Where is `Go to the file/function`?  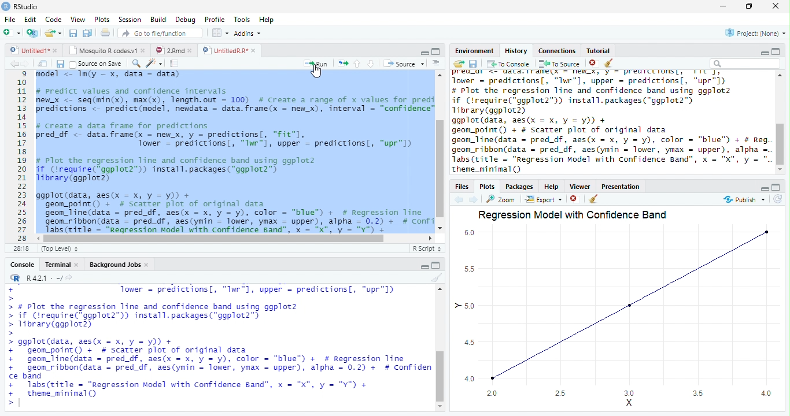 Go to the file/function is located at coordinates (161, 34).